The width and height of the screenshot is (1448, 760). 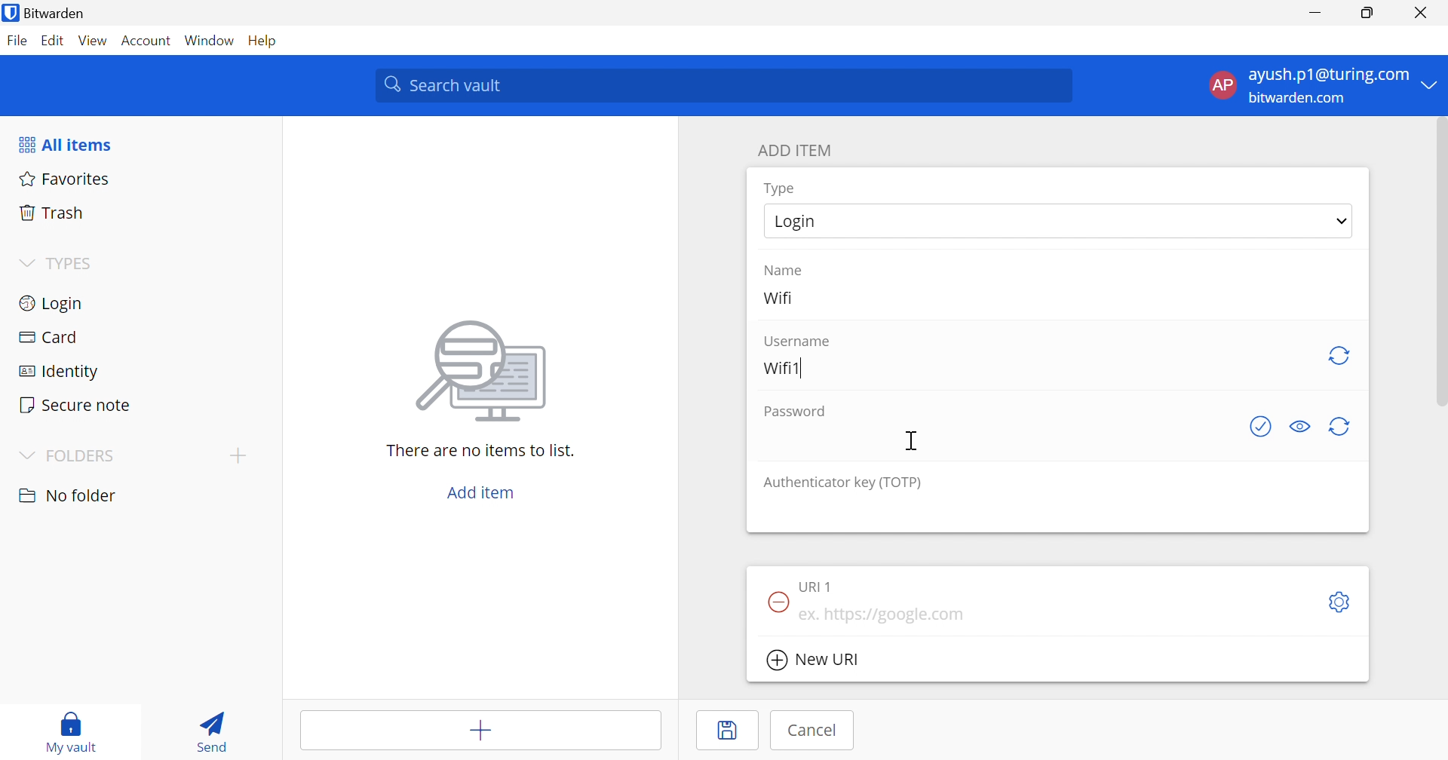 What do you see at coordinates (482, 732) in the screenshot?
I see `Add item` at bounding box center [482, 732].